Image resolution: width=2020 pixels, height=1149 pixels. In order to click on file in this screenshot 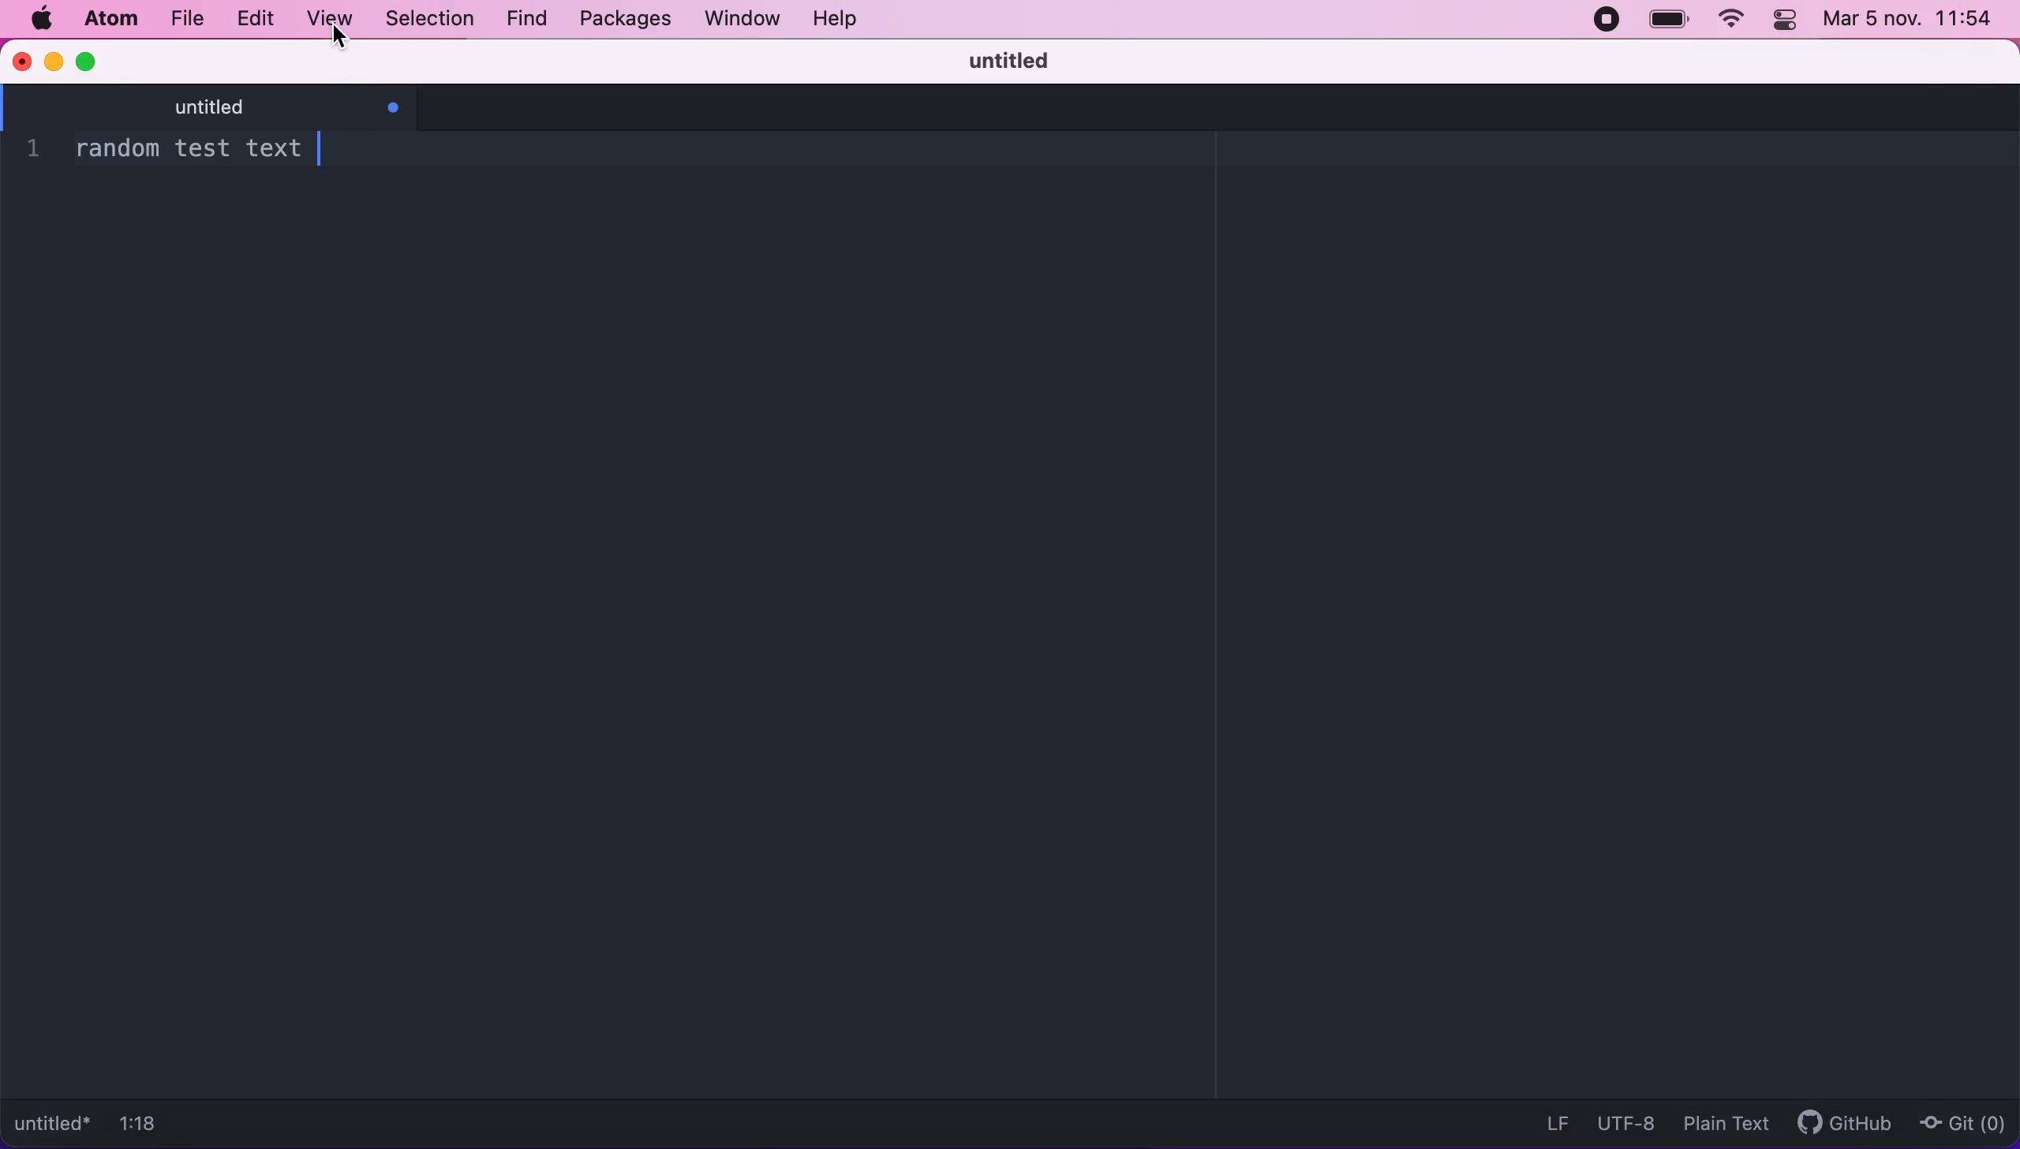, I will do `click(187, 18)`.